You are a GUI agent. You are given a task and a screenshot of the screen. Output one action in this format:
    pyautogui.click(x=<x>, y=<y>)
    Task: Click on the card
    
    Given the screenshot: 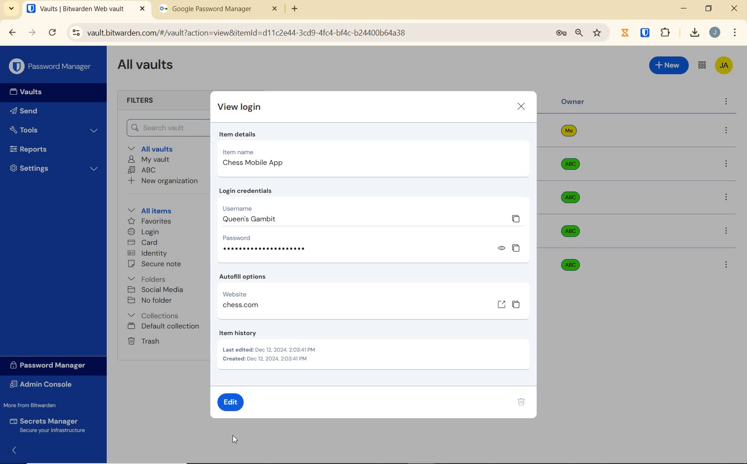 What is the action you would take?
    pyautogui.click(x=142, y=243)
    